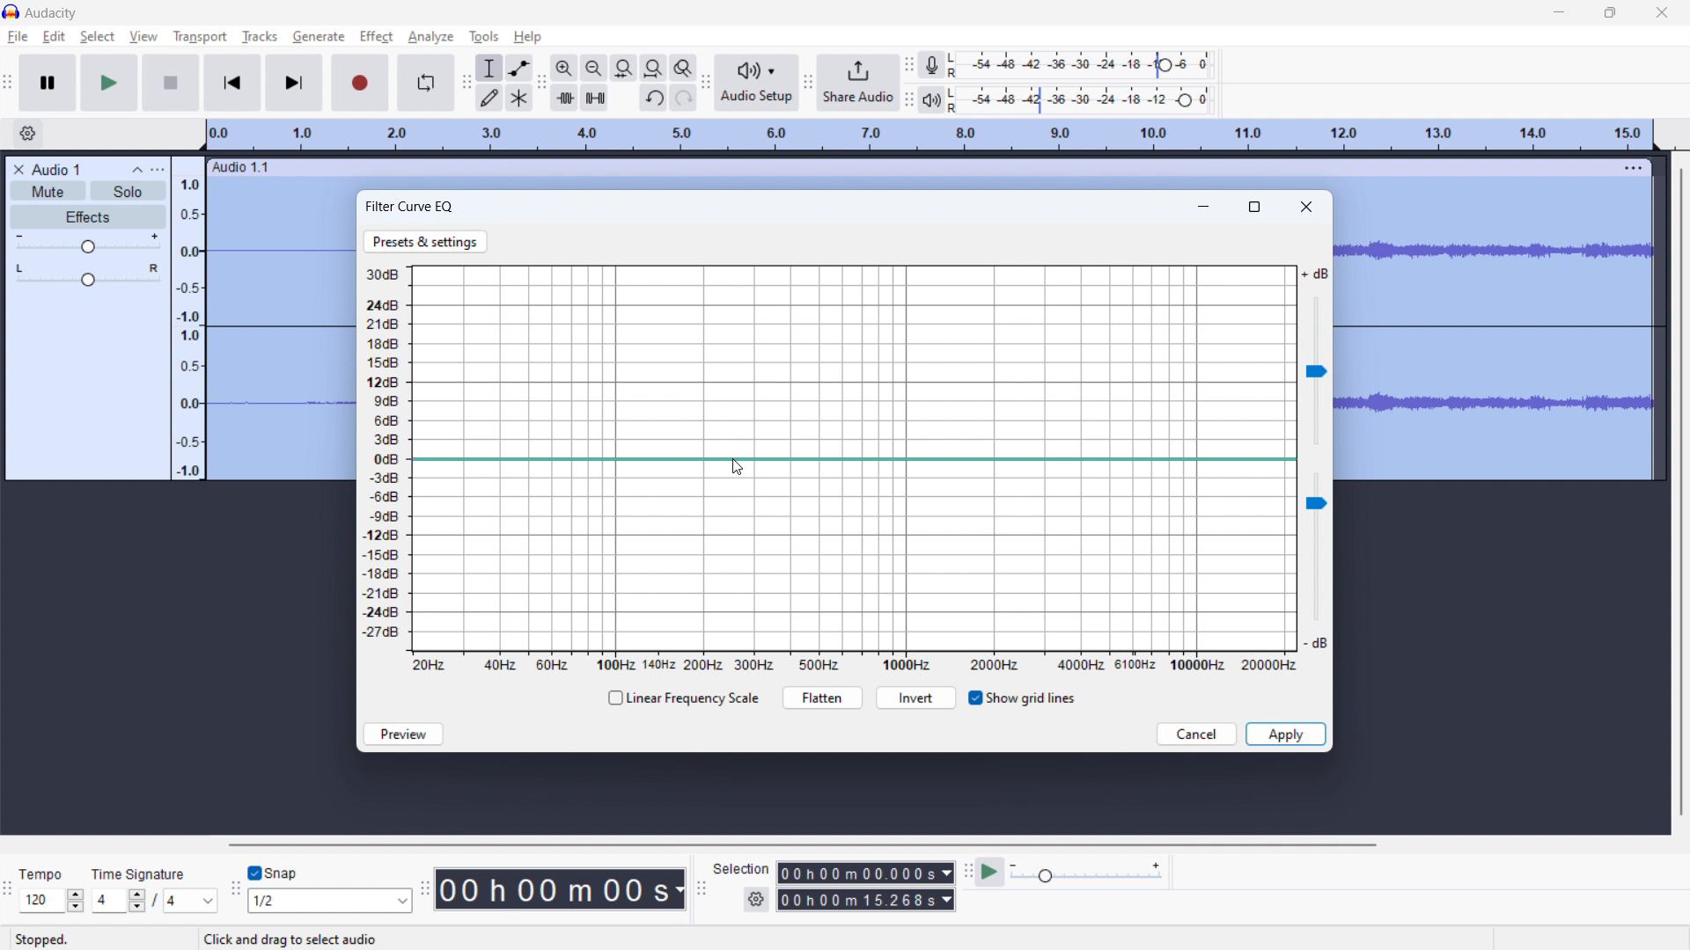  I want to click on selection tool, so click(489, 68).